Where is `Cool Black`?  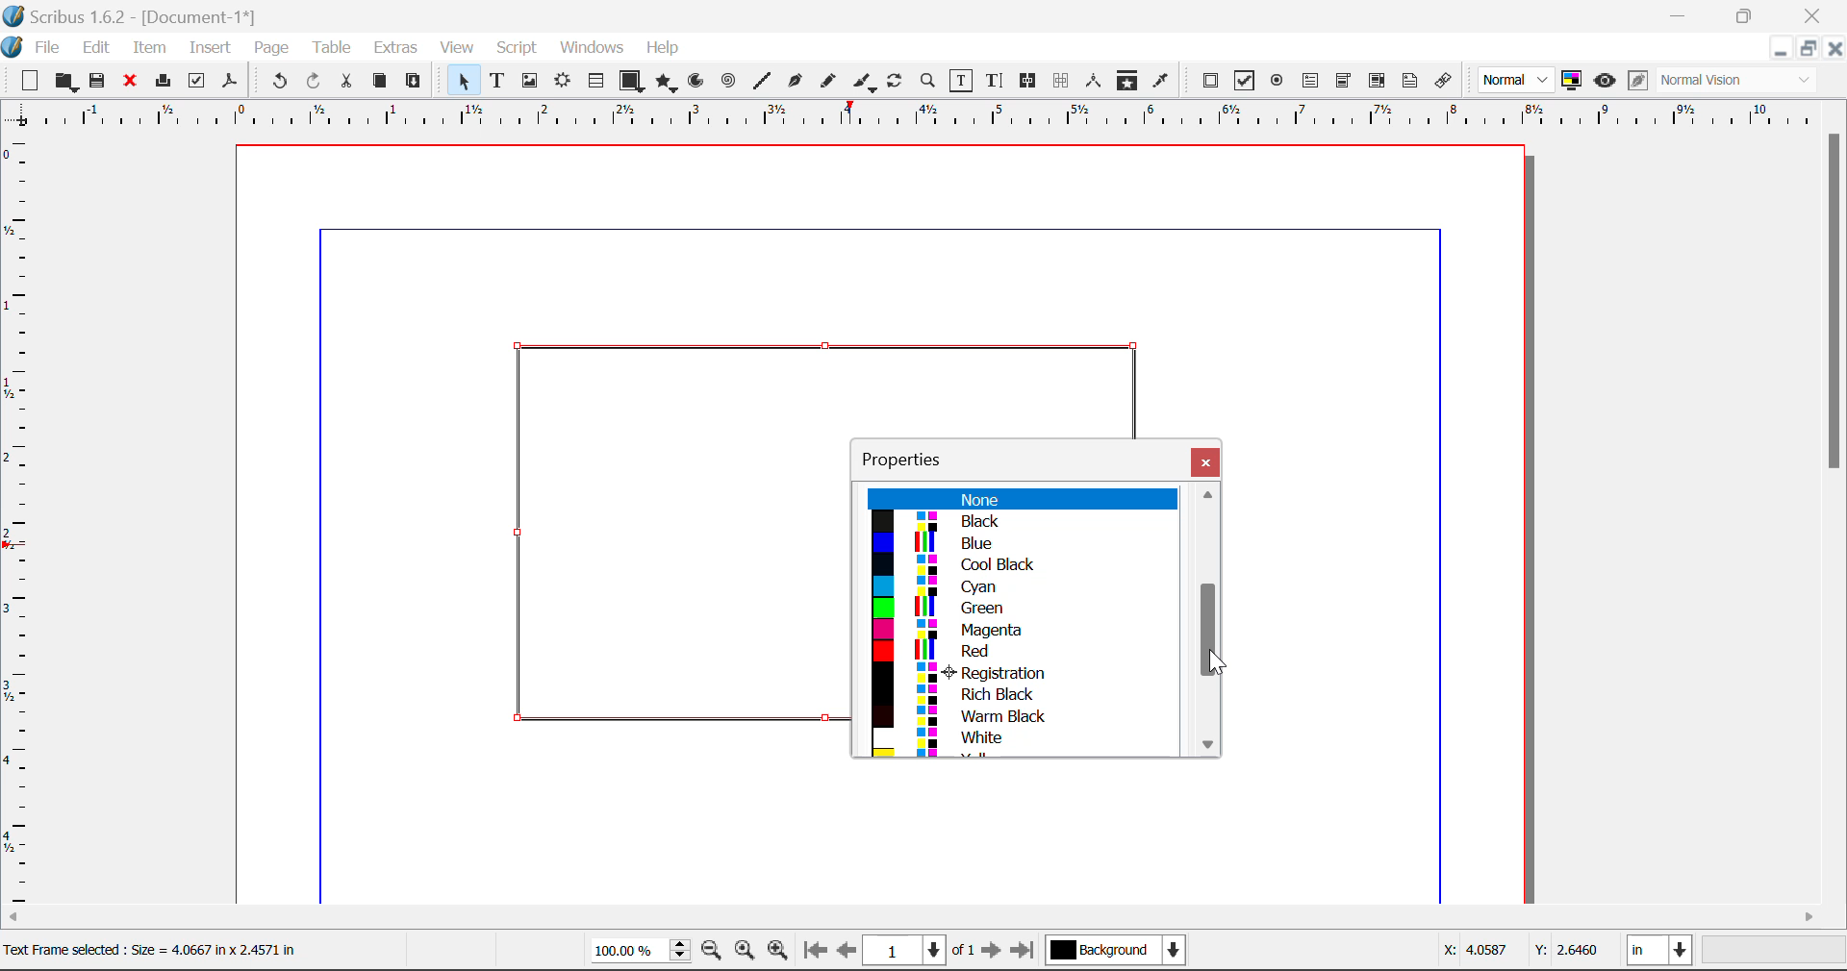 Cool Black is located at coordinates (1022, 565).